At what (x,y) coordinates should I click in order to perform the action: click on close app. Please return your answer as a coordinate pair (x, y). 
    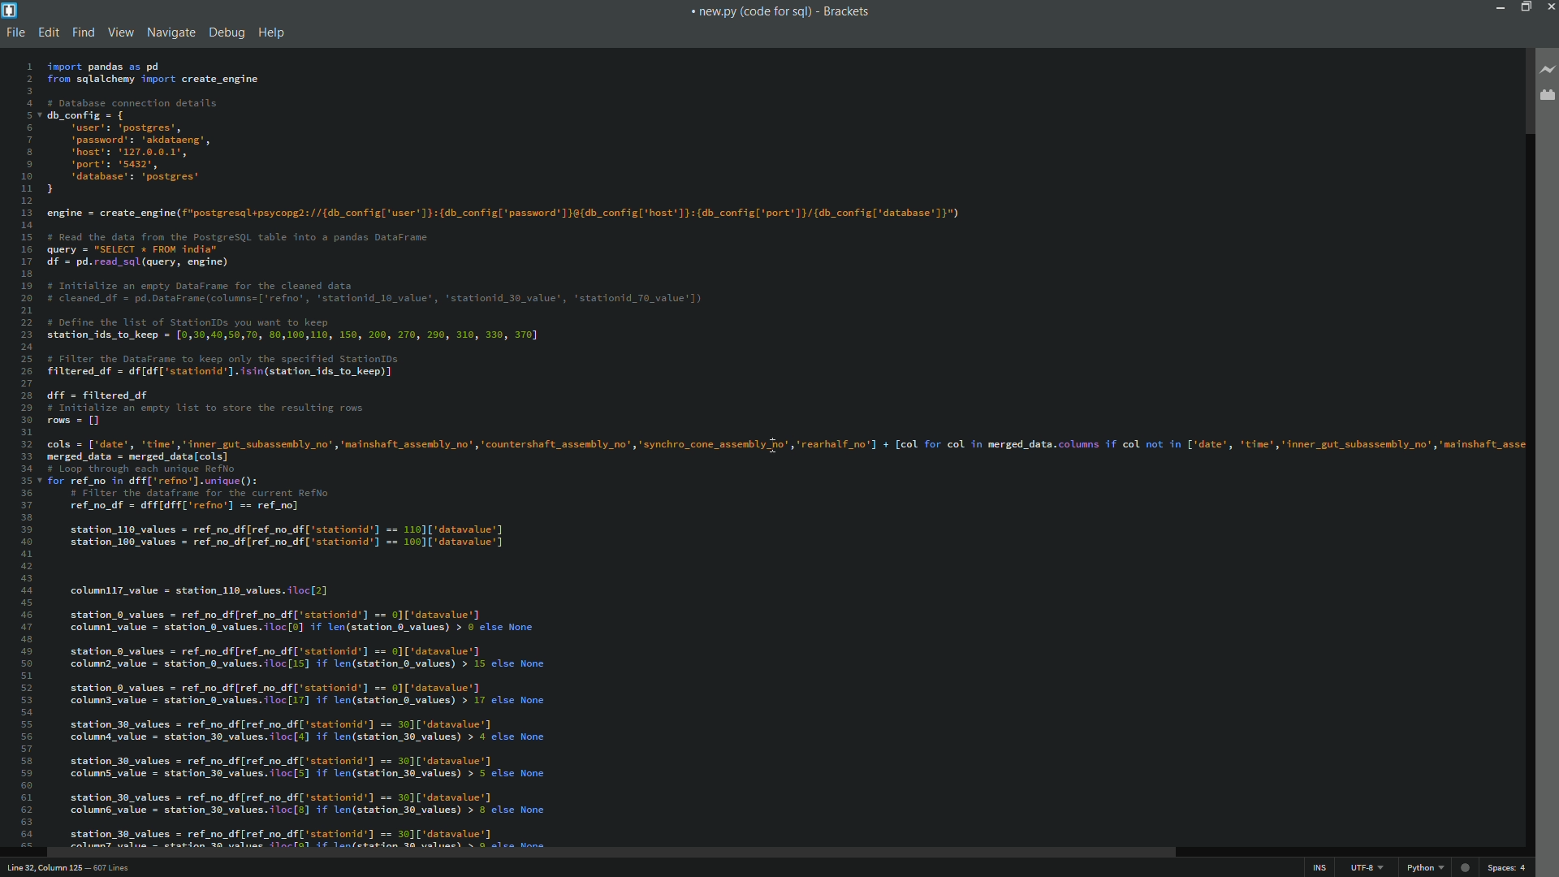
    Looking at the image, I should click on (1549, 6).